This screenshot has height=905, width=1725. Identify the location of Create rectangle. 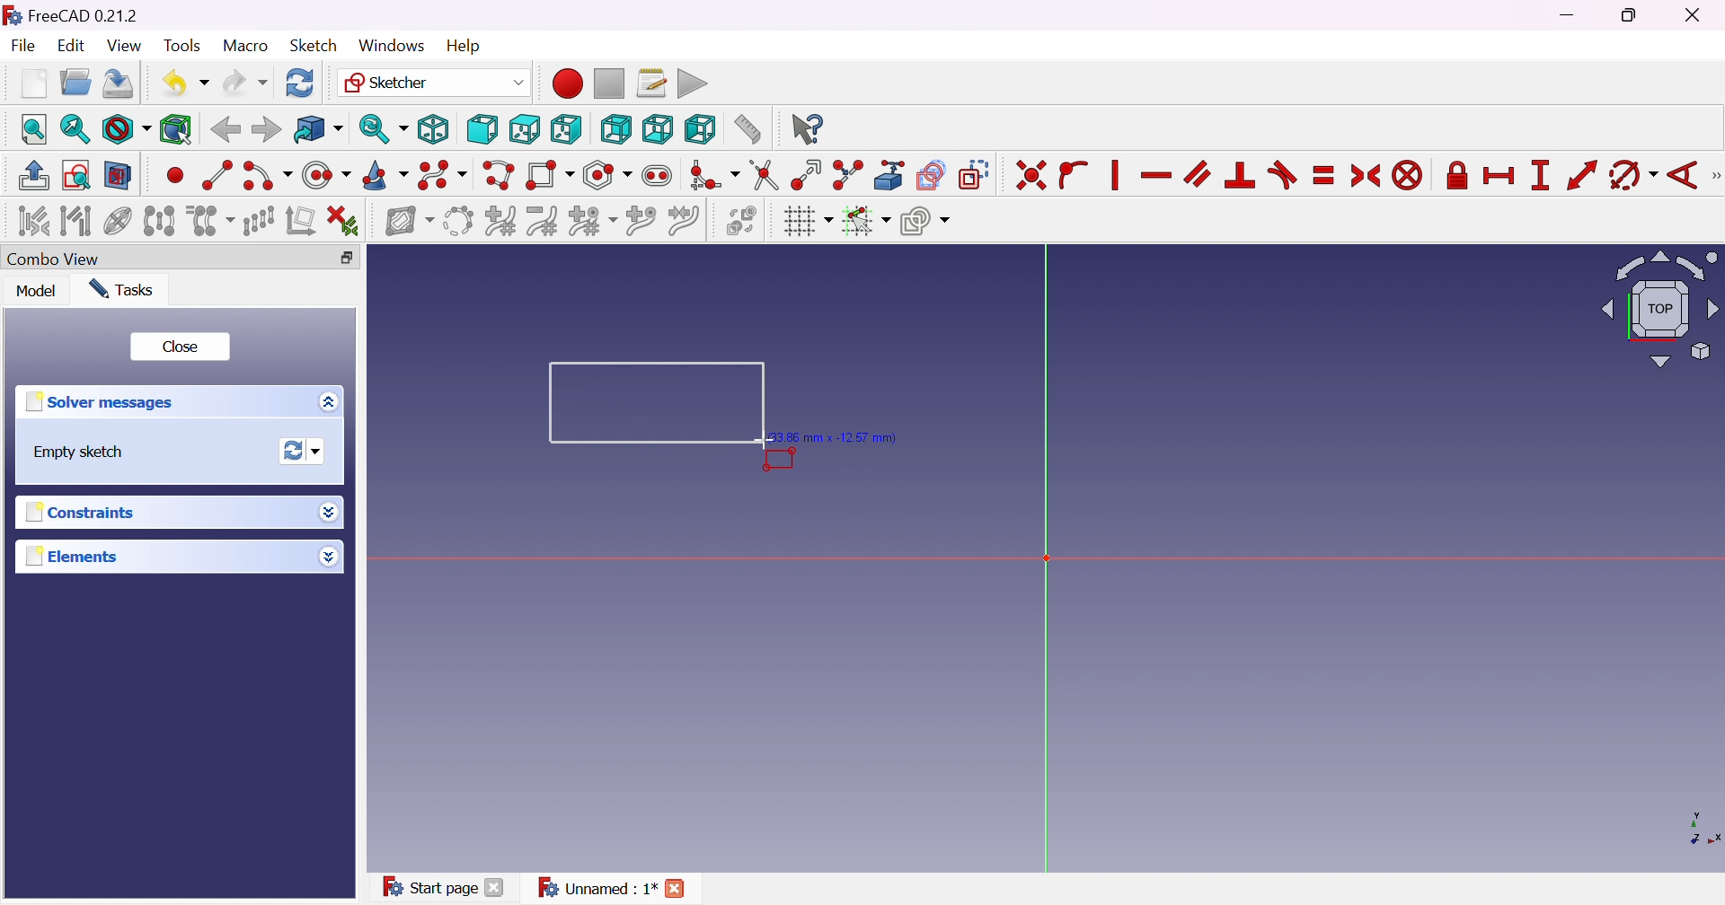
(551, 177).